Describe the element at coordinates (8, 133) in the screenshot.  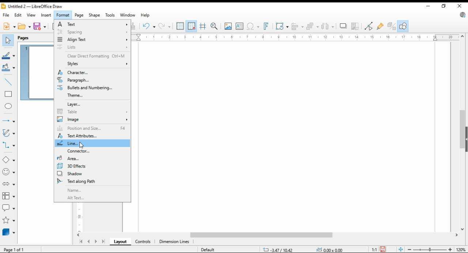
I see `curves and polygons` at that location.